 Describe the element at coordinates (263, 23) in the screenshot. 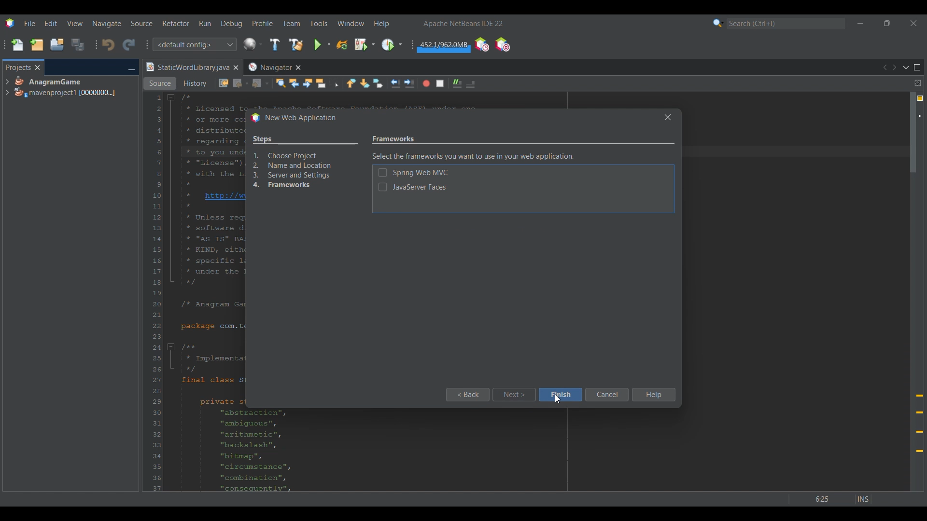

I see `Profile menu` at that location.